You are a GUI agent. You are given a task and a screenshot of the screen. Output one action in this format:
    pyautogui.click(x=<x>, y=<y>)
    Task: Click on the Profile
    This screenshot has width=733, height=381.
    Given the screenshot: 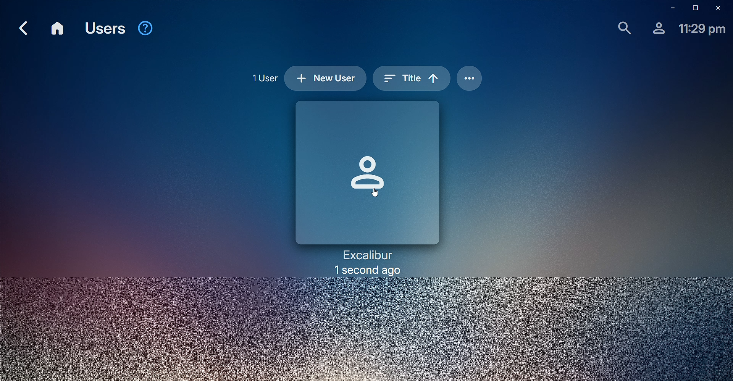 What is the action you would take?
    pyautogui.click(x=656, y=31)
    